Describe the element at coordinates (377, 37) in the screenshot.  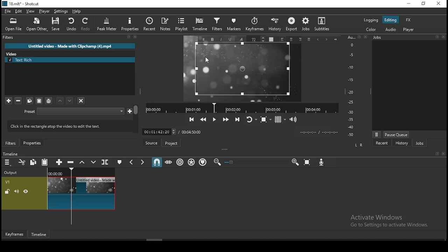
I see `Jobs` at that location.